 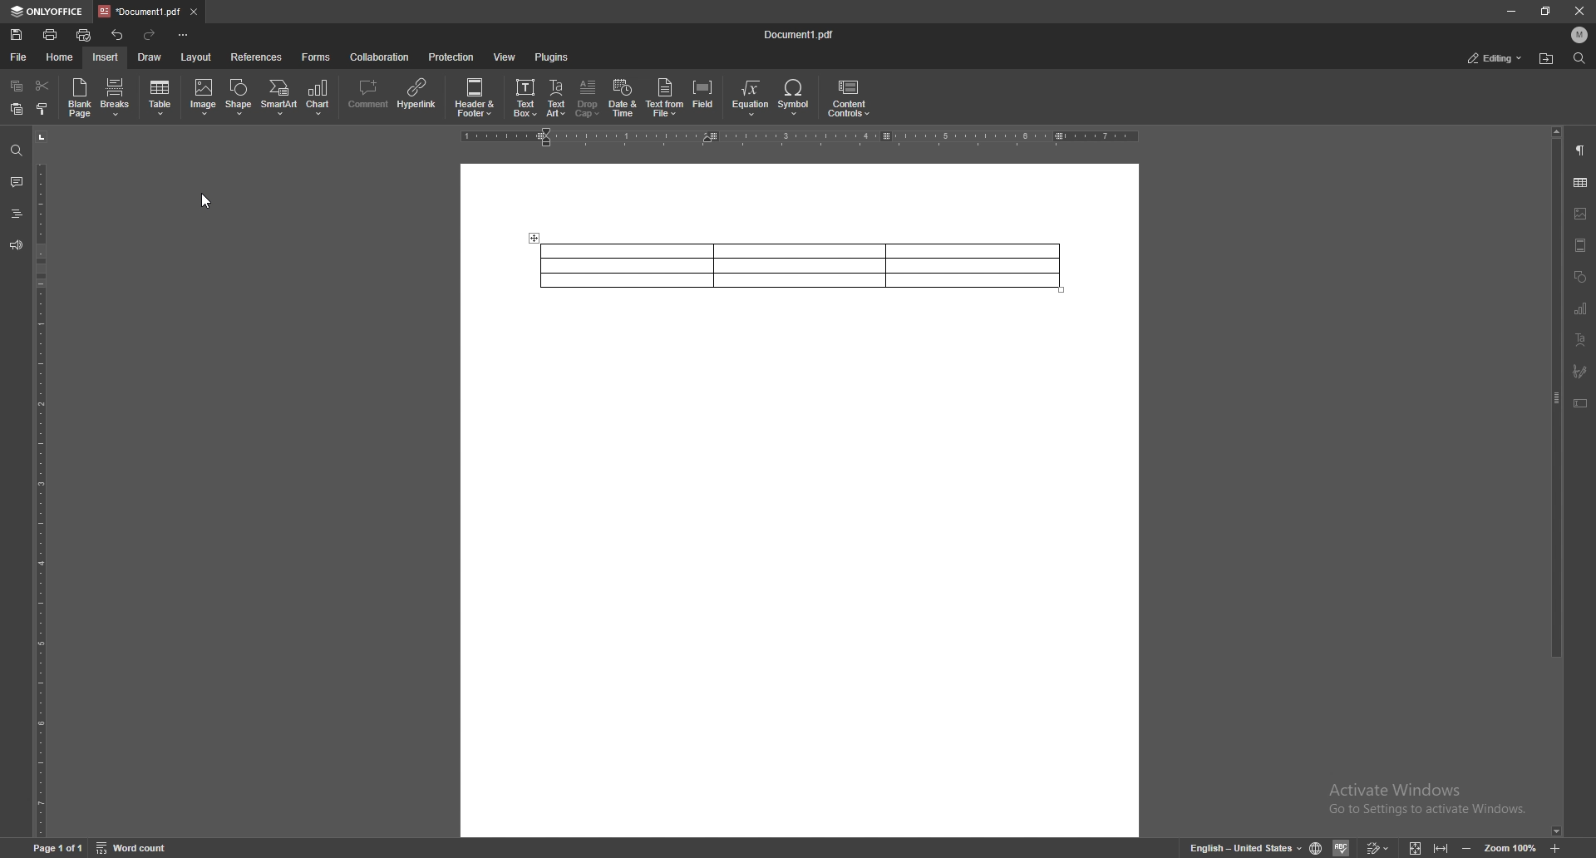 I want to click on smartart, so click(x=278, y=97).